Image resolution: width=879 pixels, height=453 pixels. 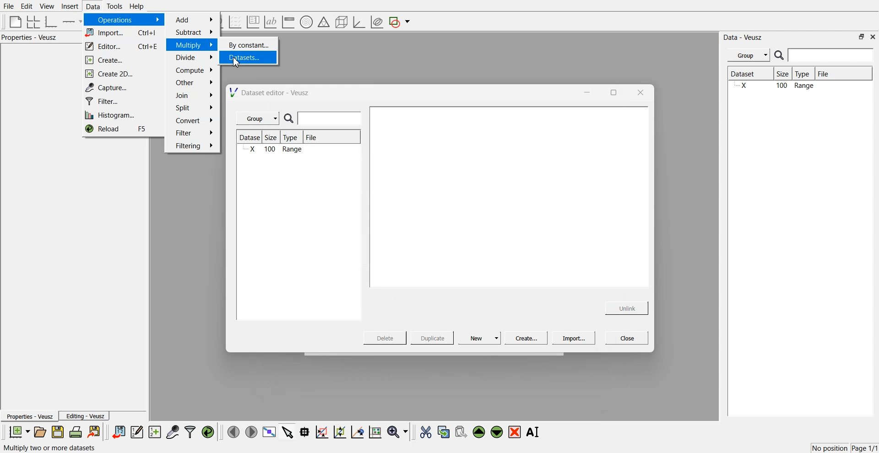 What do you see at coordinates (95, 431) in the screenshot?
I see `export` at bounding box center [95, 431].